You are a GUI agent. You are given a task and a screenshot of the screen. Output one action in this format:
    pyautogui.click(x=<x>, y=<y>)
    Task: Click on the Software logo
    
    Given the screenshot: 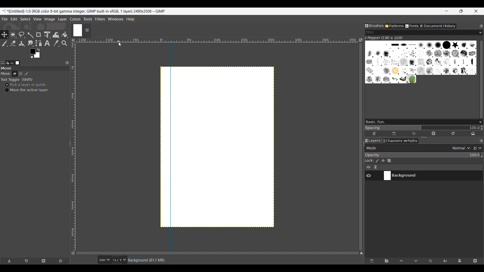 What is the action you would take?
    pyautogui.click(x=4, y=11)
    